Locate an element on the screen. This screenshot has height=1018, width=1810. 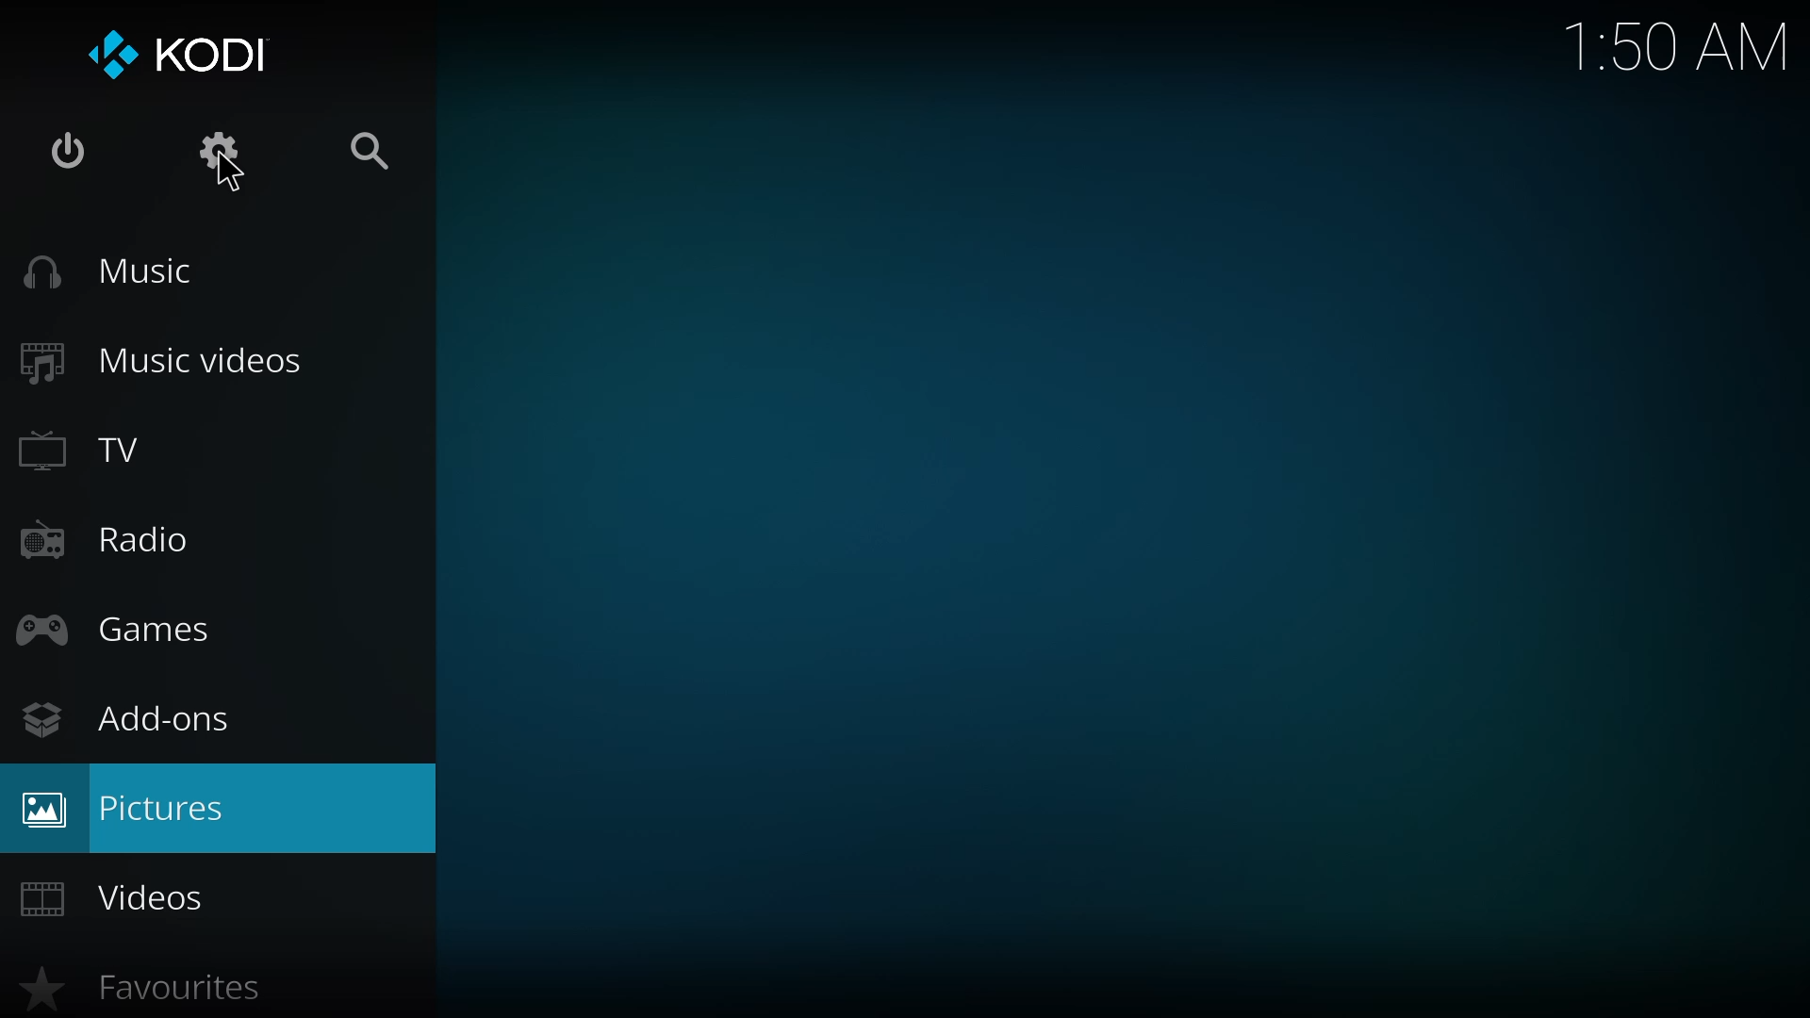
add-ons is located at coordinates (128, 720).